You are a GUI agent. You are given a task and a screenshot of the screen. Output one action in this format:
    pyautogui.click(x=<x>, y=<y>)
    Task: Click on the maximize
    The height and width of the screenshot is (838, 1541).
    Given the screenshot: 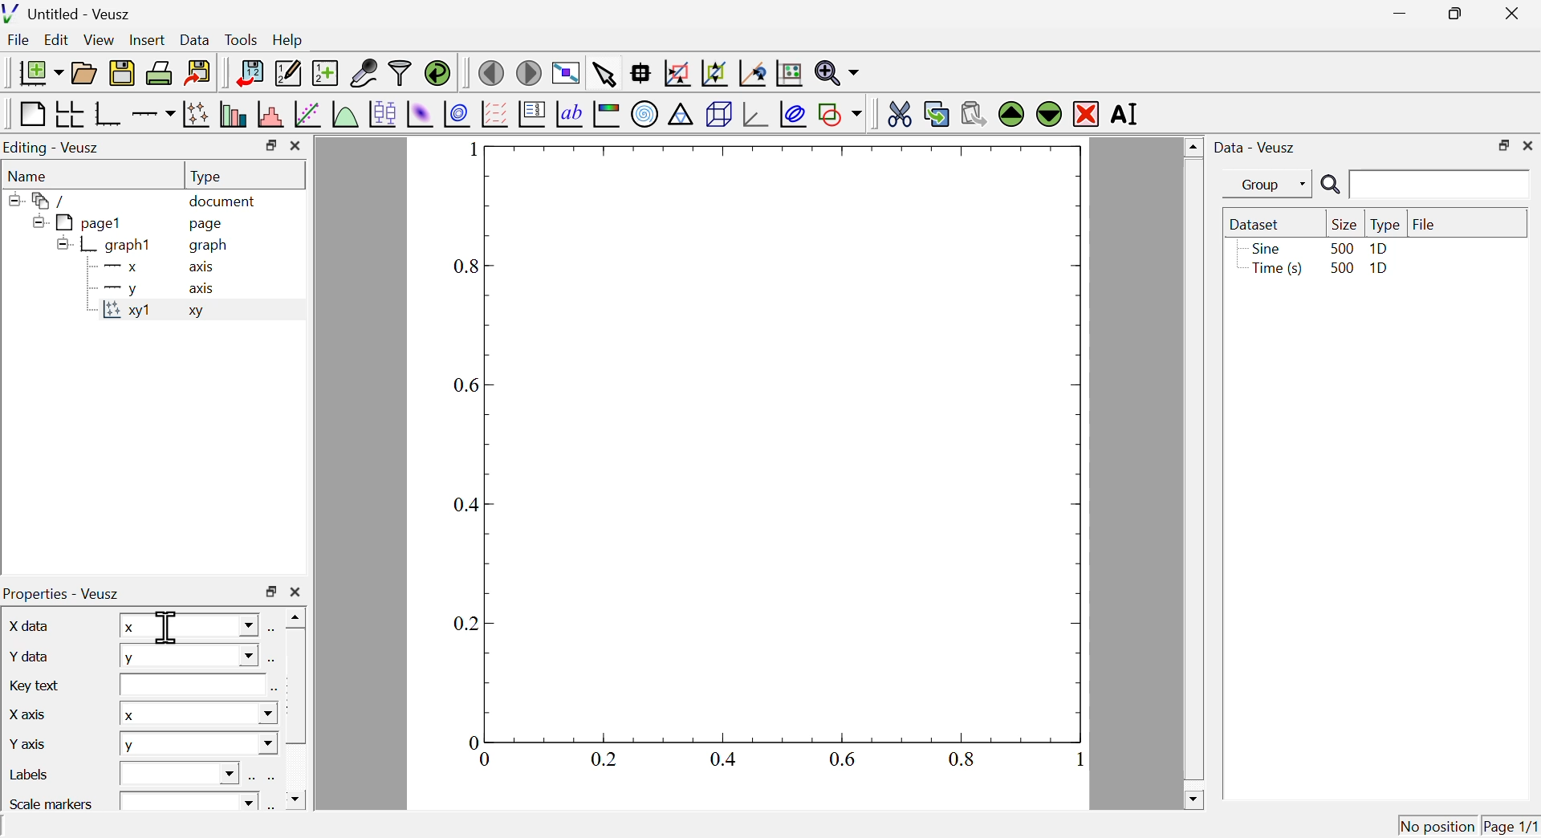 What is the action you would take?
    pyautogui.click(x=270, y=592)
    